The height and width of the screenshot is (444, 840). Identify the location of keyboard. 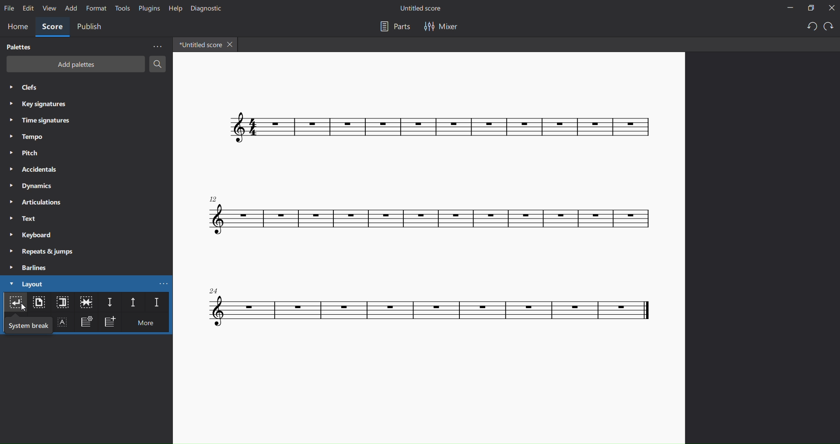
(31, 236).